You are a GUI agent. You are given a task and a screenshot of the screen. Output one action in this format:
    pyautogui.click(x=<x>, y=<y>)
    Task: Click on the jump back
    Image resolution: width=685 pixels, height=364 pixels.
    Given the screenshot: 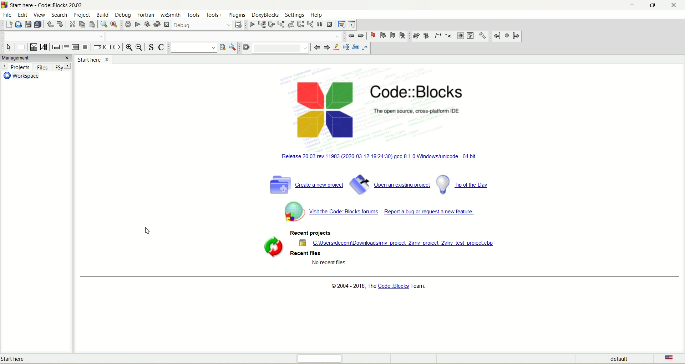 What is the action you would take?
    pyautogui.click(x=497, y=35)
    